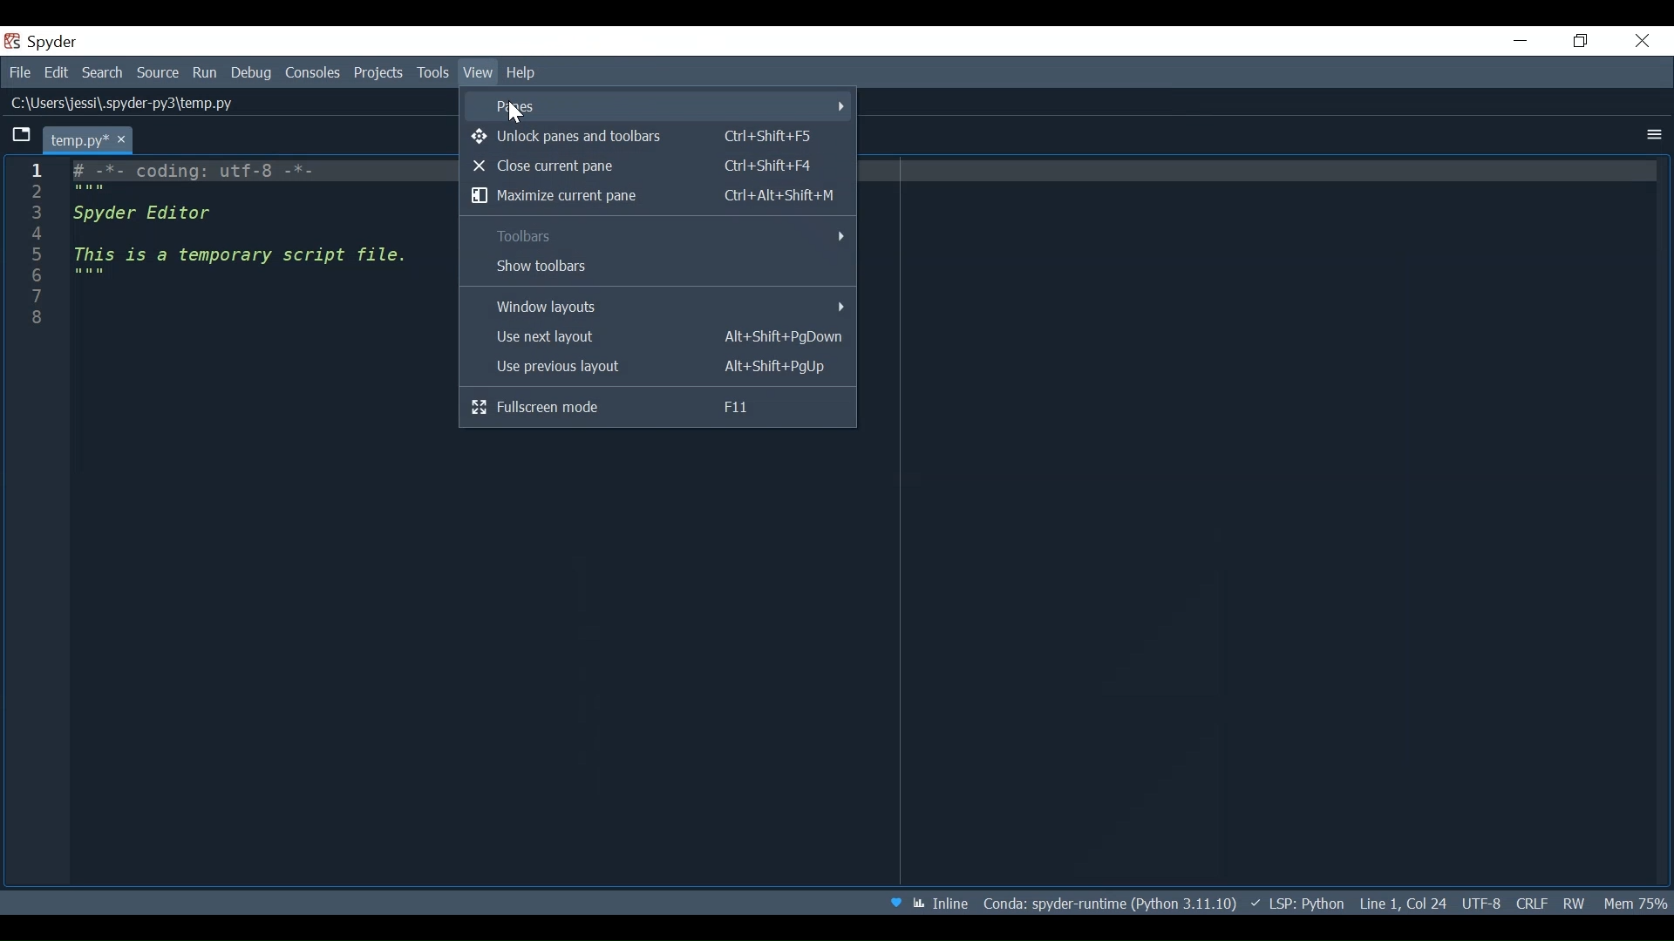  What do you see at coordinates (519, 118) in the screenshot?
I see `Cursor` at bounding box center [519, 118].